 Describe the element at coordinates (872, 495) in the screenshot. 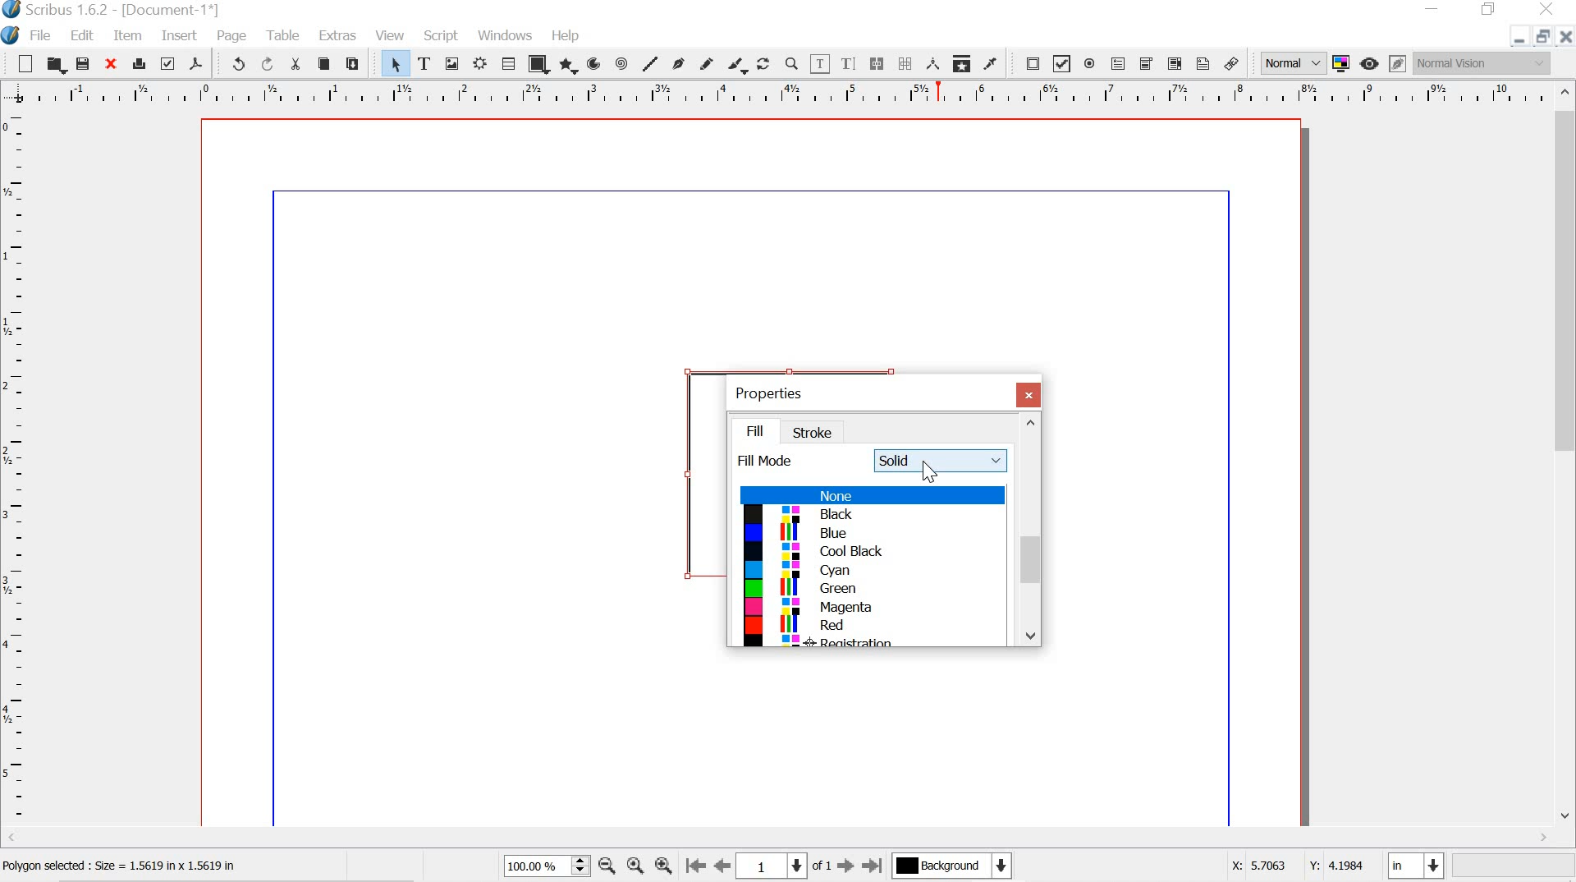

I see `none` at that location.